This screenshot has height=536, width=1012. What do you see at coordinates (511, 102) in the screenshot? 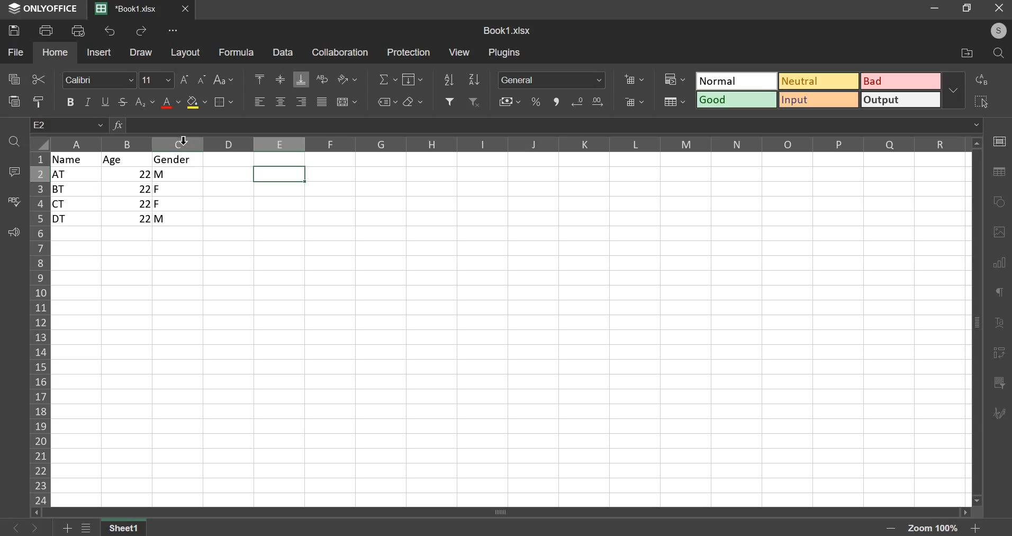
I see `accounting style` at bounding box center [511, 102].